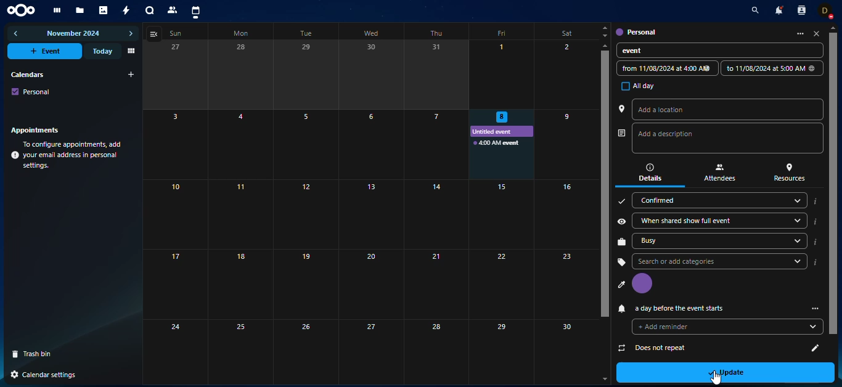 This screenshot has width=842, height=387. I want to click on search, so click(706, 262).